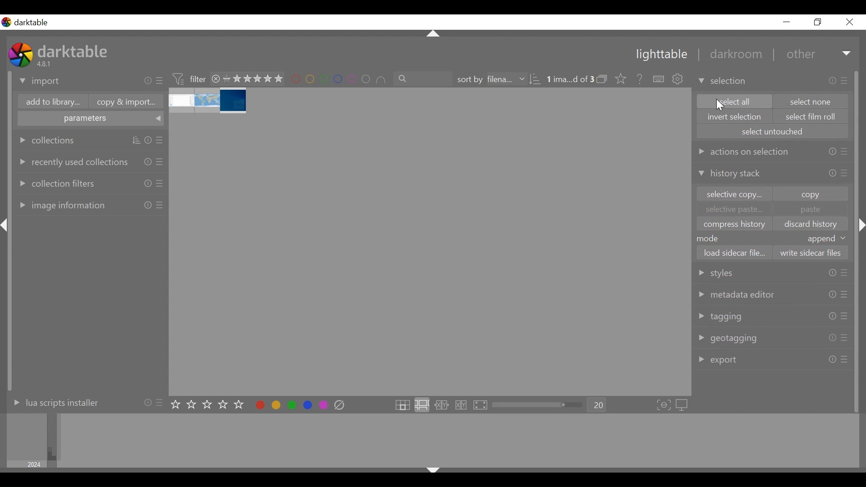 This screenshot has width=866, height=487. I want to click on append, so click(827, 239).